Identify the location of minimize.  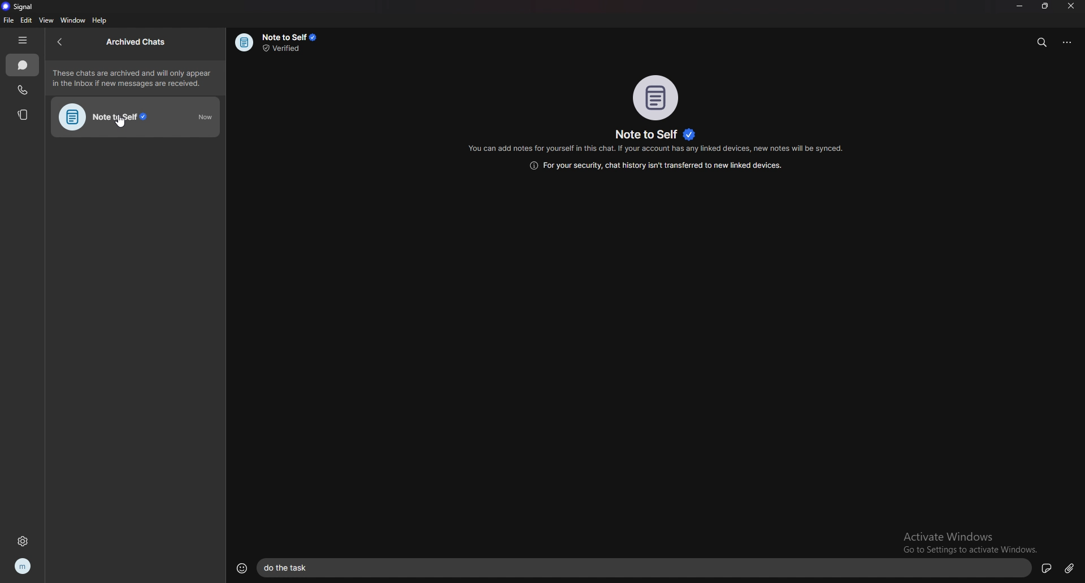
(1019, 5).